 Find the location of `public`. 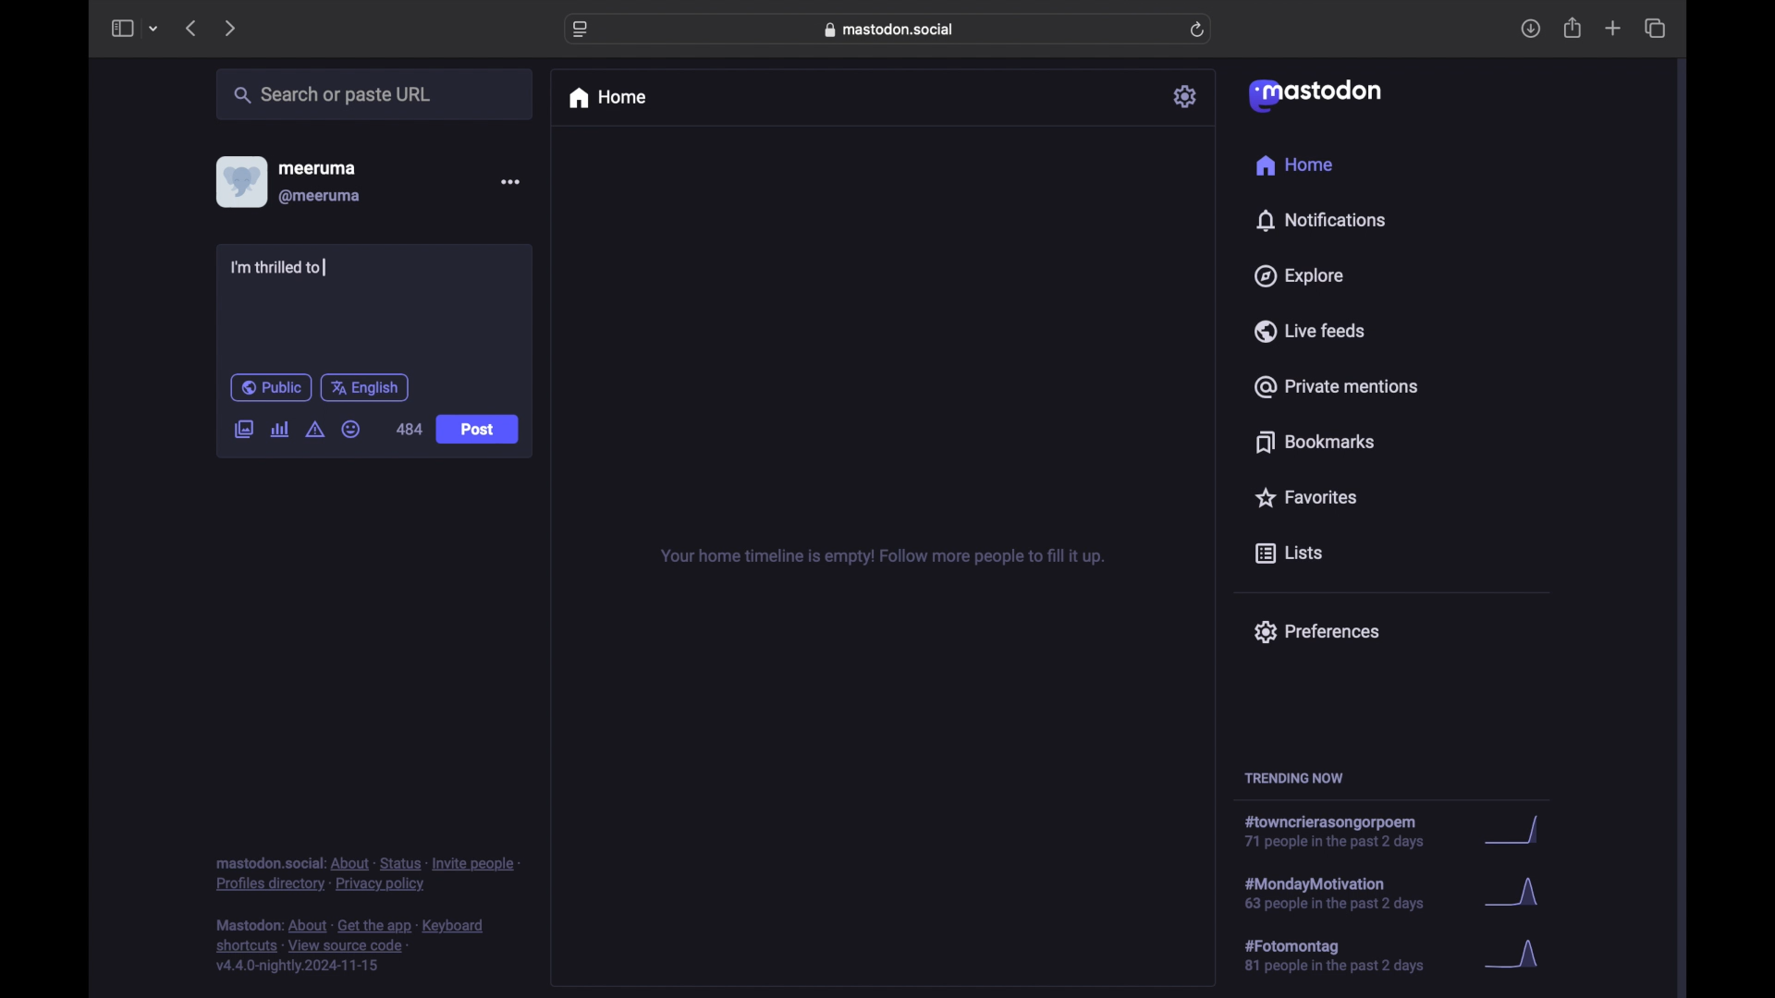

public is located at coordinates (271, 387).